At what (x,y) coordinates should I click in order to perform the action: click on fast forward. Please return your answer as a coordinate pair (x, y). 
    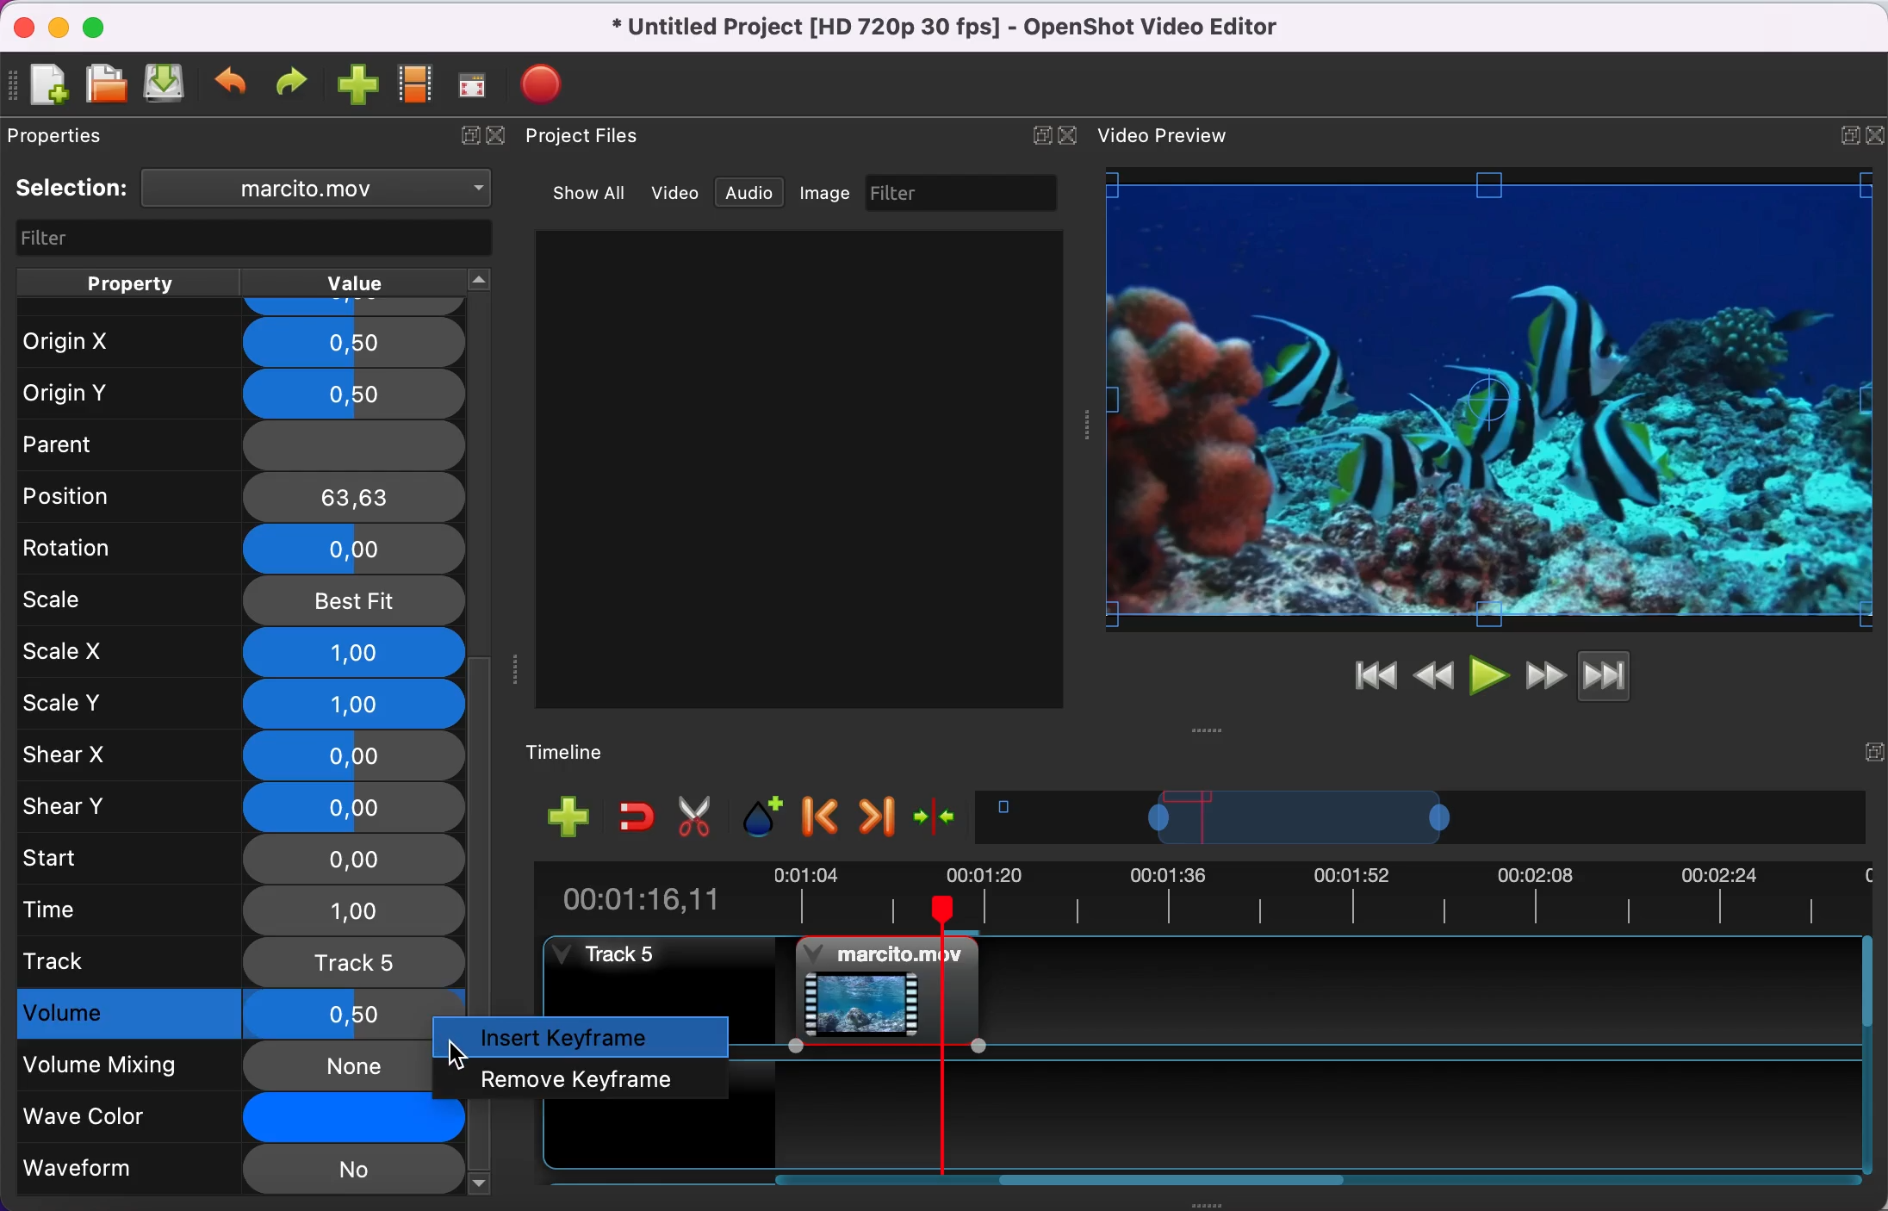
    Looking at the image, I should click on (1544, 674).